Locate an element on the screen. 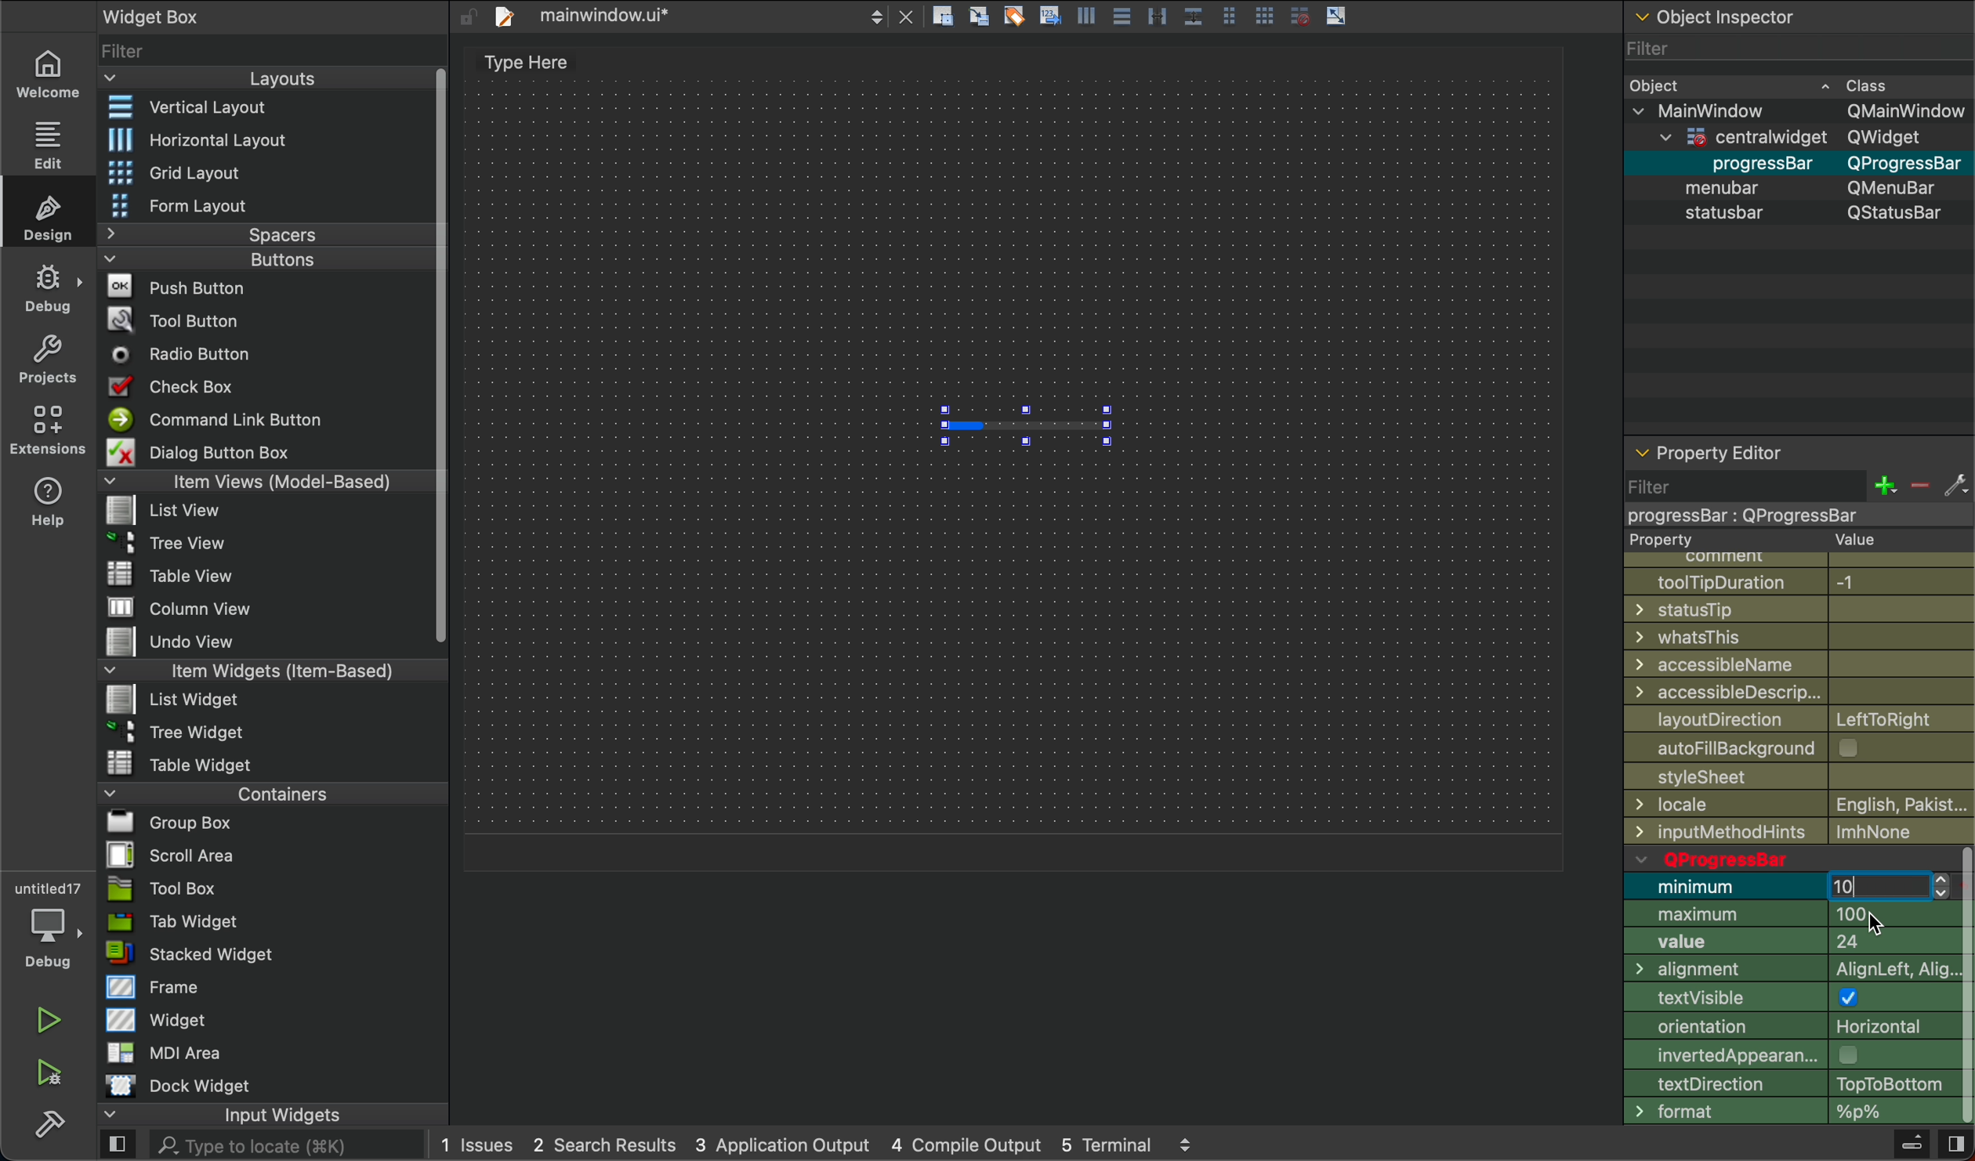 The height and width of the screenshot is (1161, 1975). format is located at coordinates (1786, 1112).